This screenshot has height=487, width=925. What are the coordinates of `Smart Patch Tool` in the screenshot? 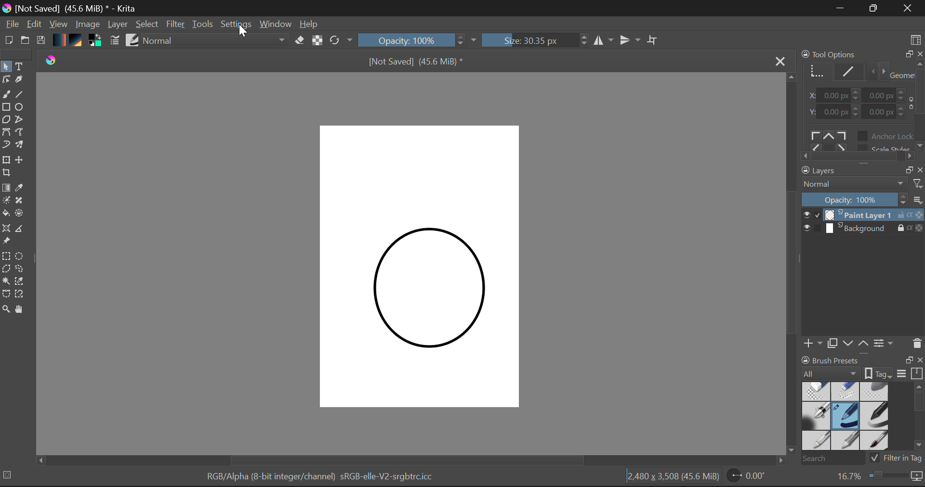 It's located at (21, 200).